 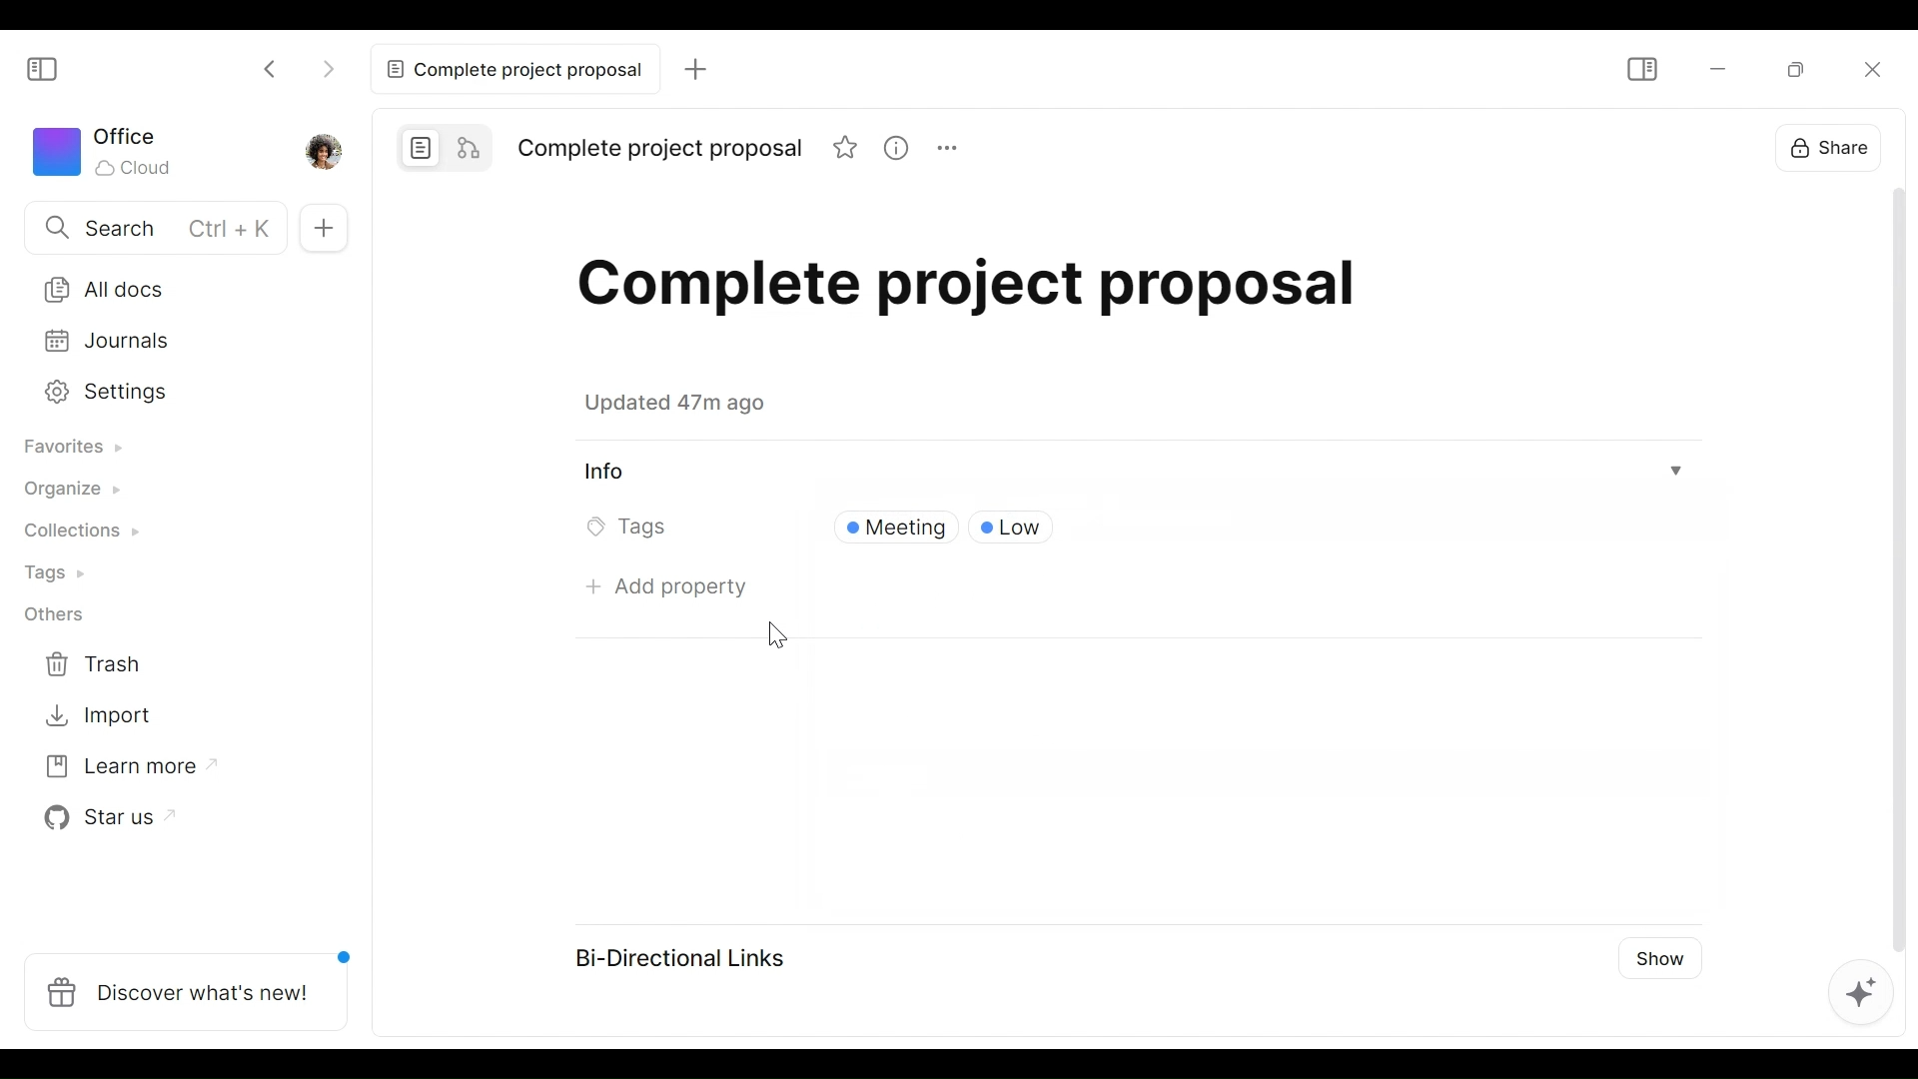 What do you see at coordinates (80, 447) in the screenshot?
I see `Favorites` at bounding box center [80, 447].